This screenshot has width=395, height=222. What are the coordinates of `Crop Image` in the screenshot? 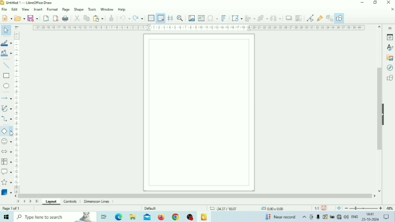 It's located at (298, 18).